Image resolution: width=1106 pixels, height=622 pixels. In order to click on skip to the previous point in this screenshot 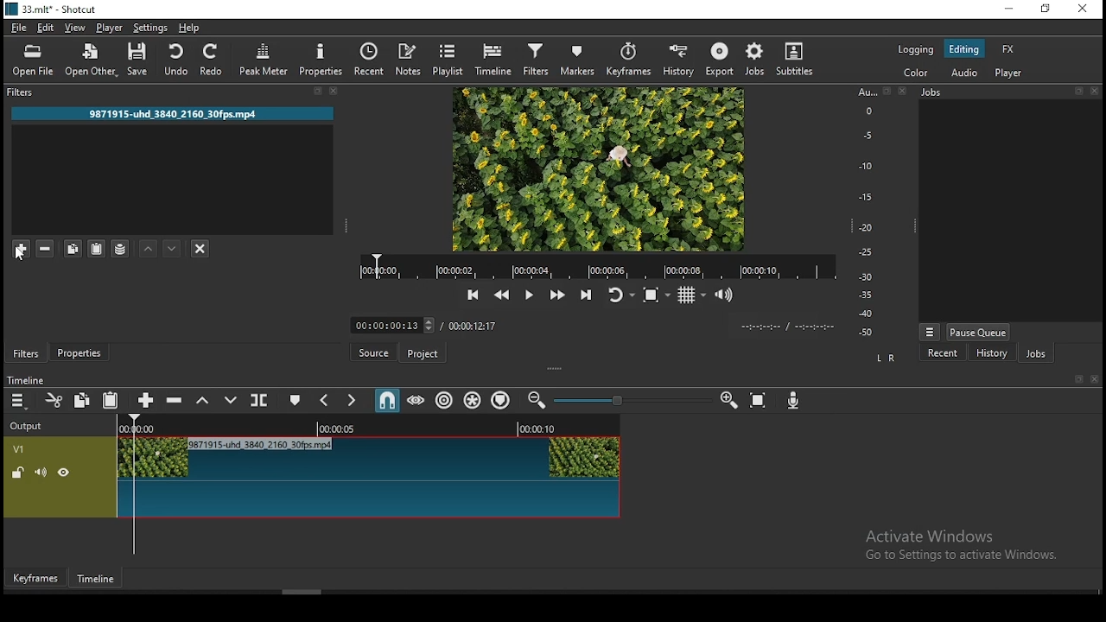, I will do `click(473, 295)`.